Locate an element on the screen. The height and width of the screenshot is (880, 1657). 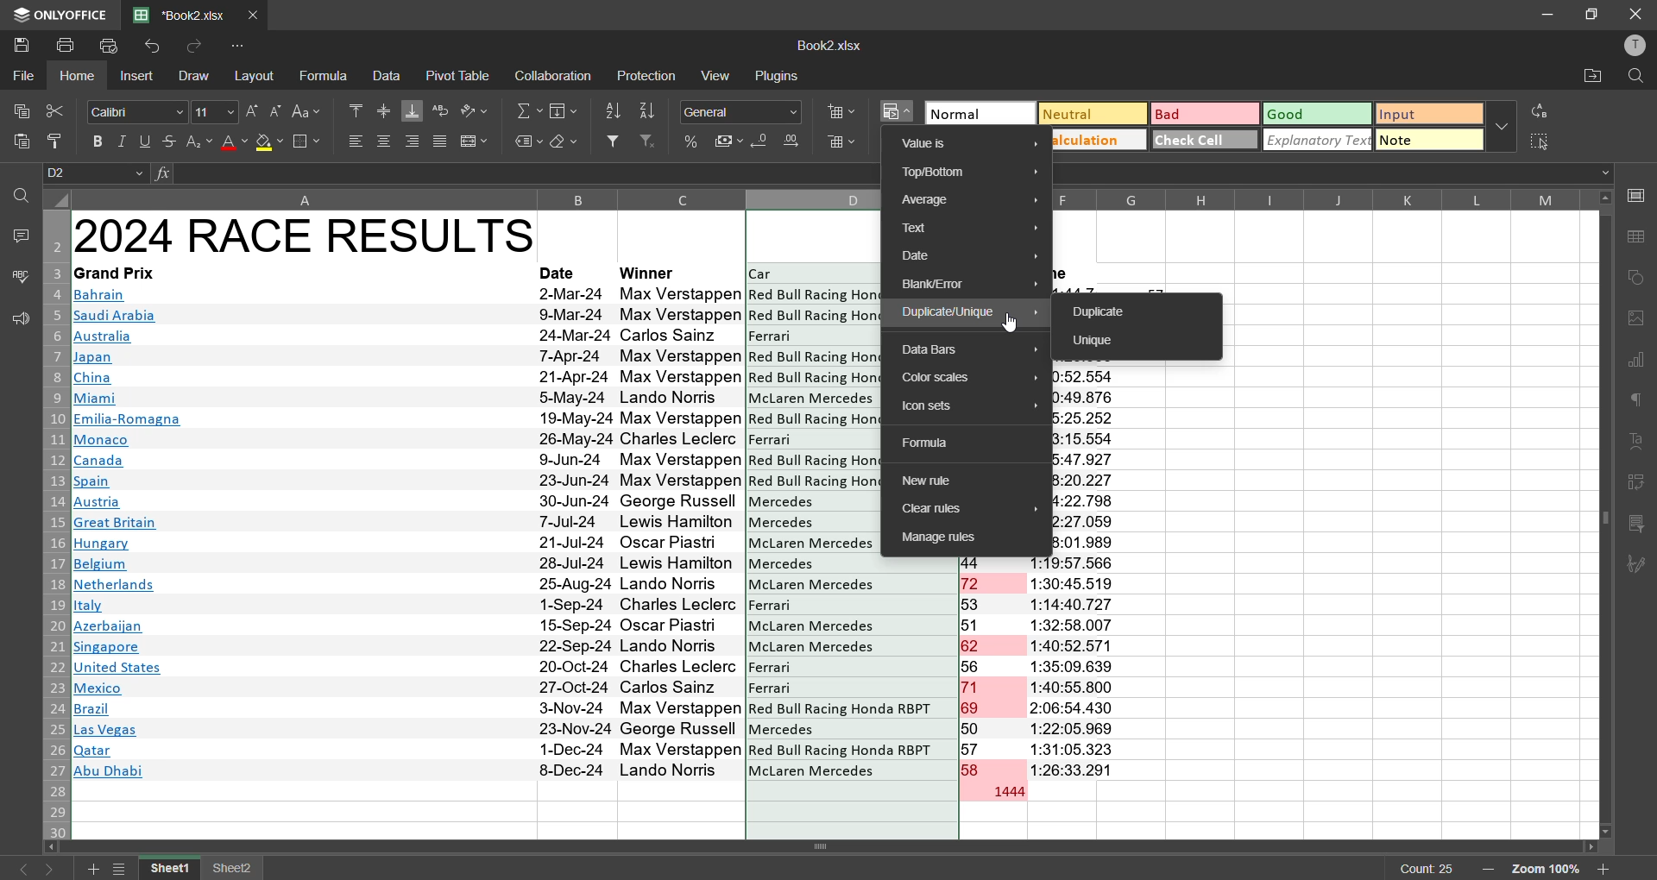
color scales is located at coordinates (966, 378).